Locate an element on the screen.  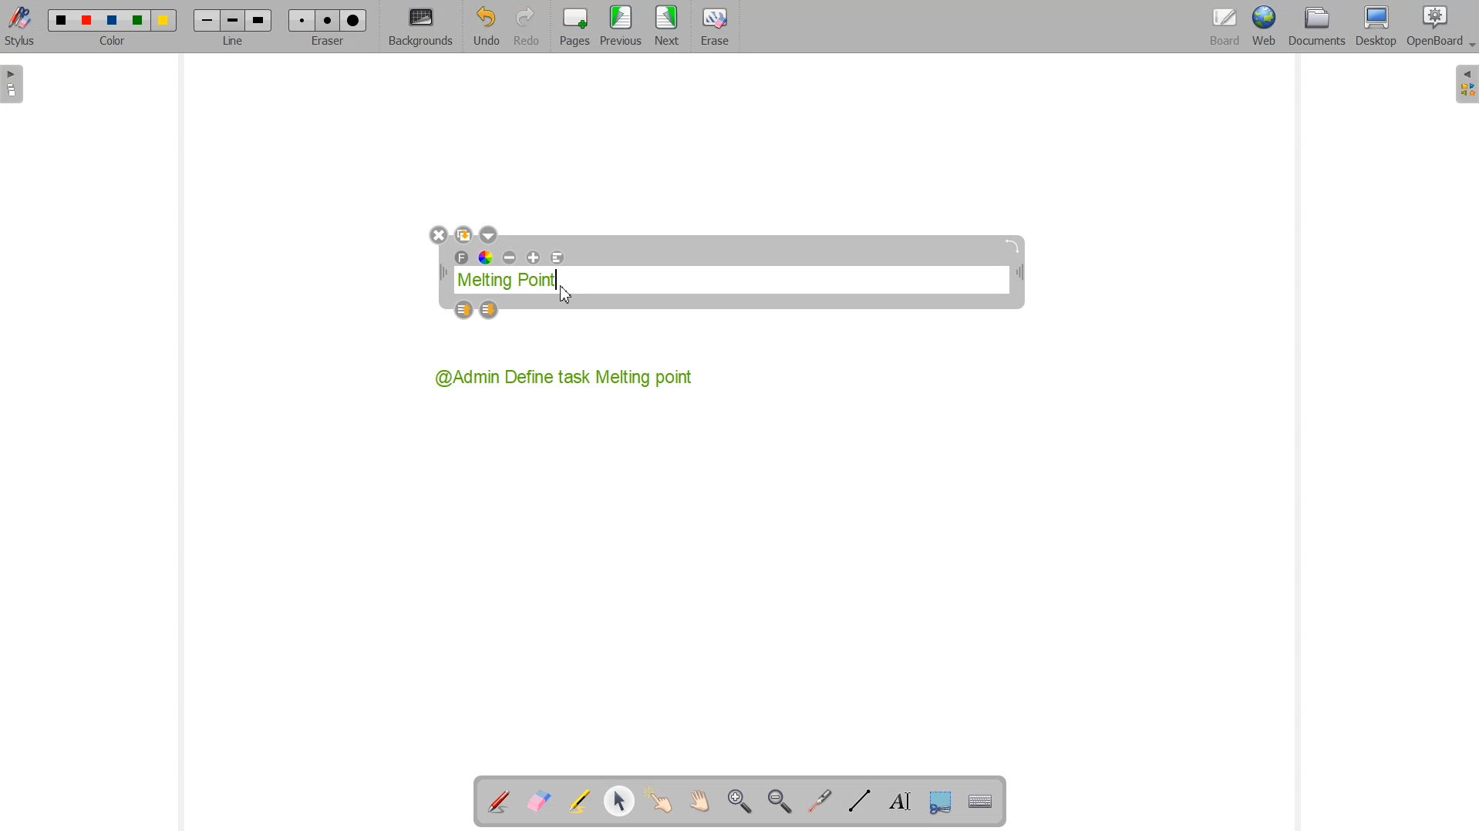
Interact with item is located at coordinates (659, 802).